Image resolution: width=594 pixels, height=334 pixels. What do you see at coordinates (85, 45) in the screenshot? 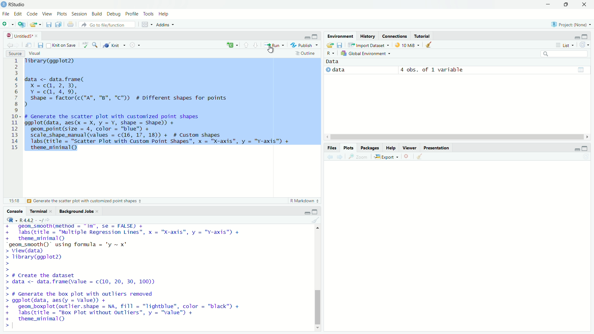
I see `Check spelling in the document` at bounding box center [85, 45].